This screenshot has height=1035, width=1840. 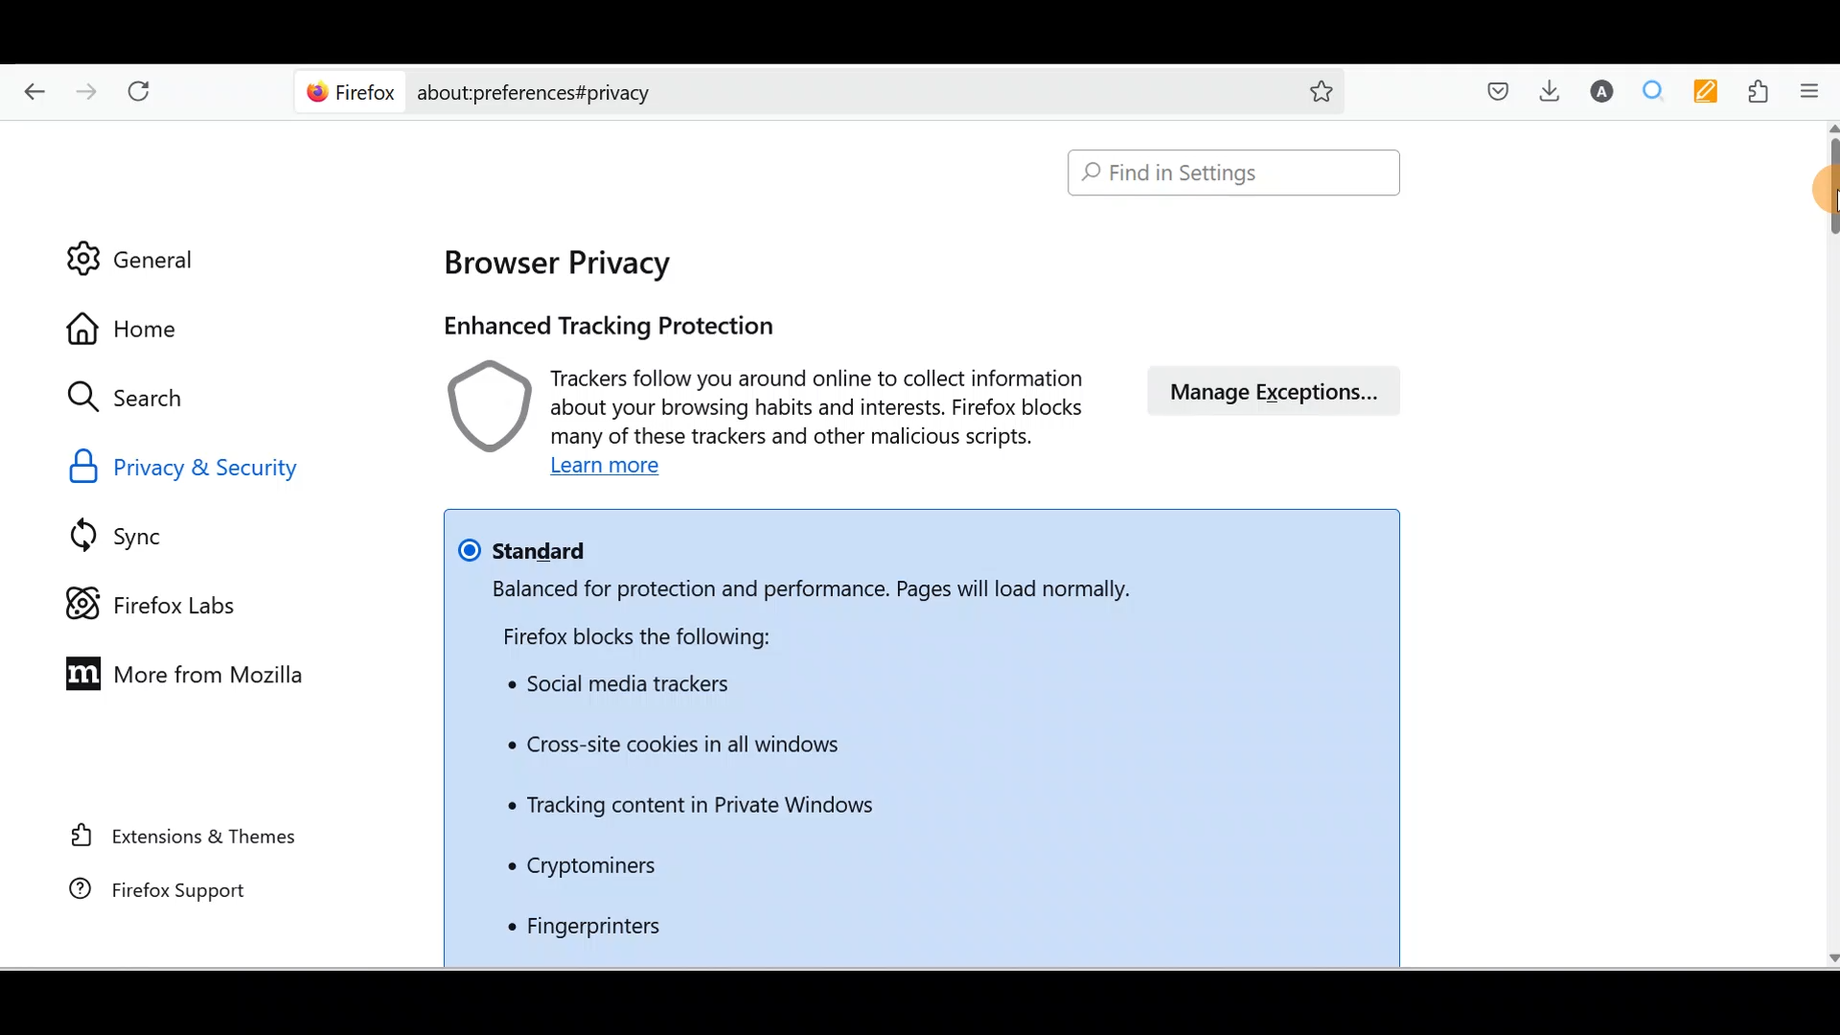 What do you see at coordinates (30, 90) in the screenshot?
I see `Go back one page` at bounding box center [30, 90].